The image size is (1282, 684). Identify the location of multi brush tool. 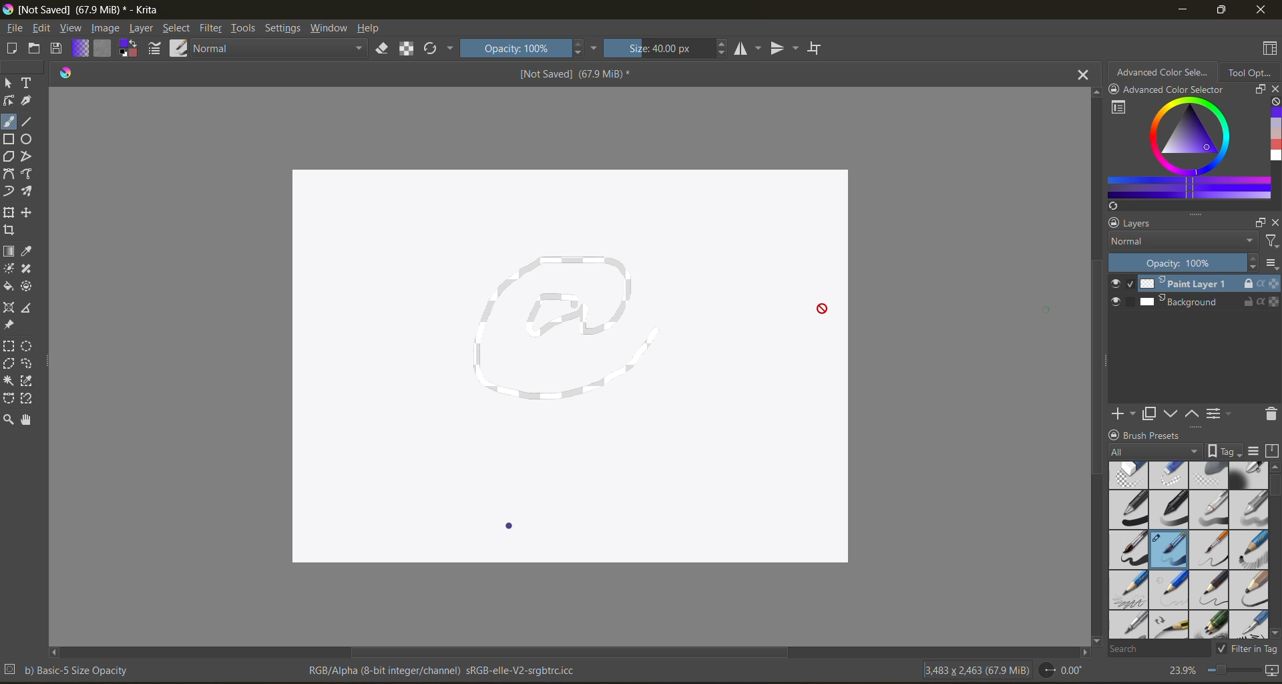
(29, 191).